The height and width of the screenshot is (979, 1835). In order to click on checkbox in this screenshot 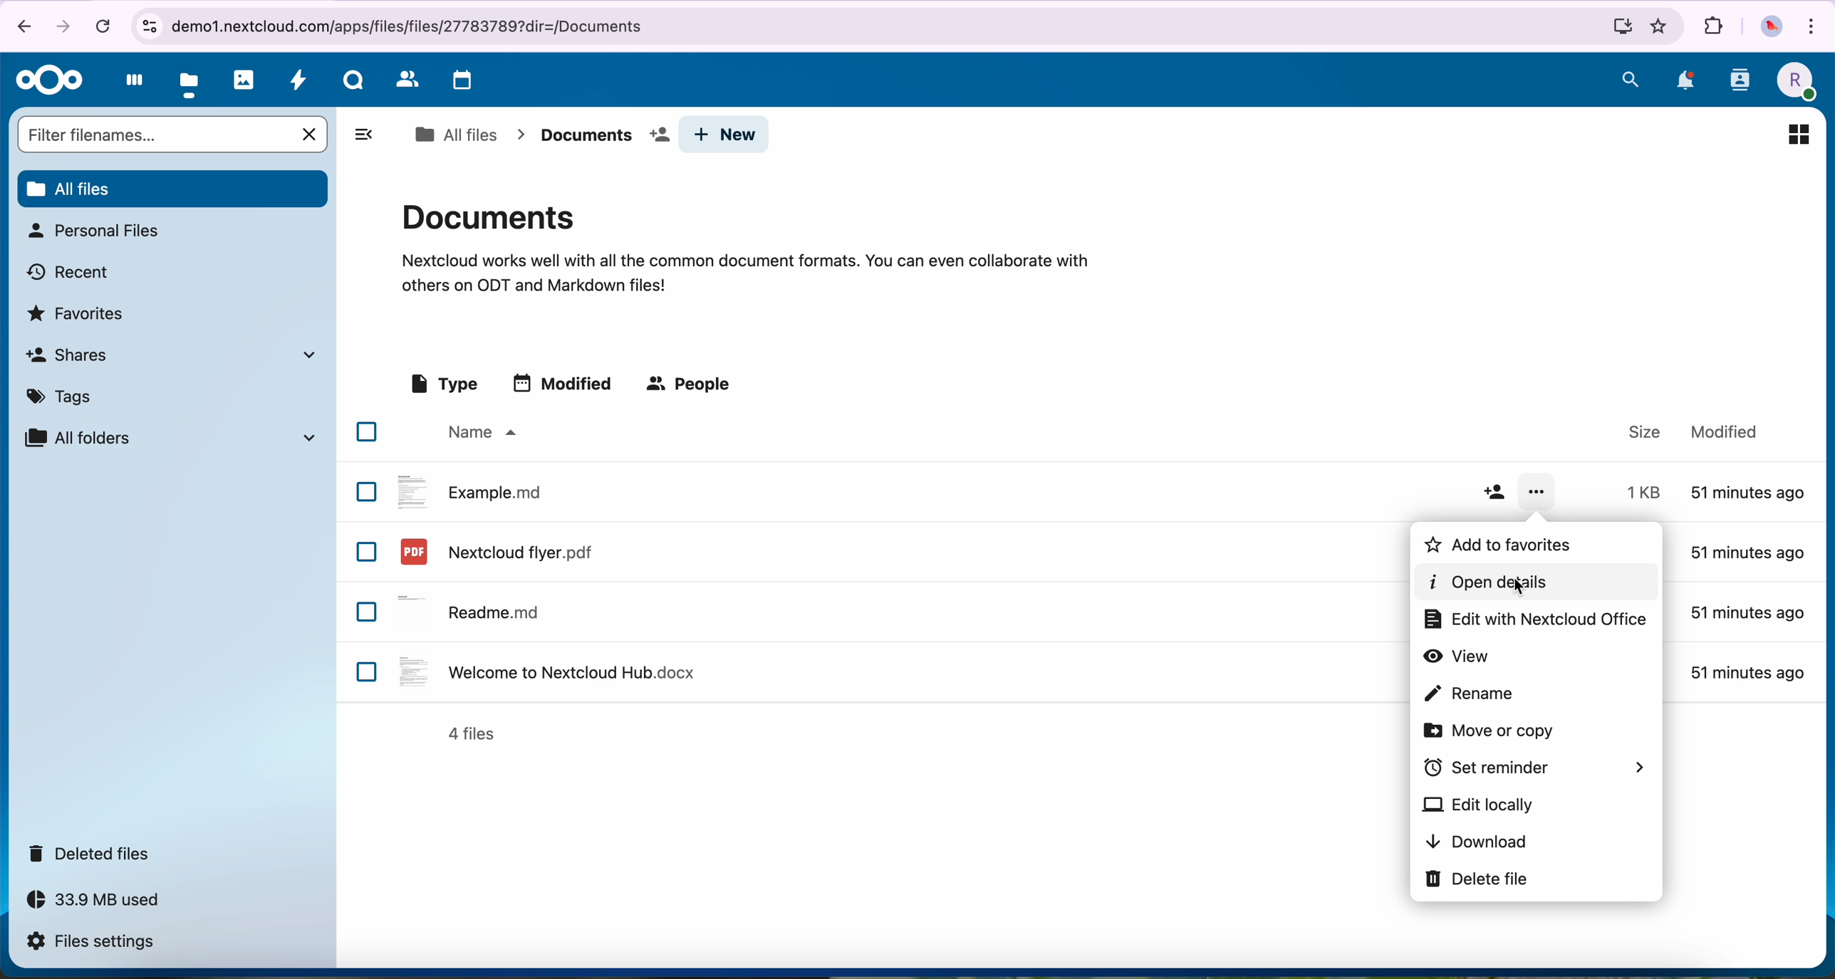, I will do `click(368, 671)`.